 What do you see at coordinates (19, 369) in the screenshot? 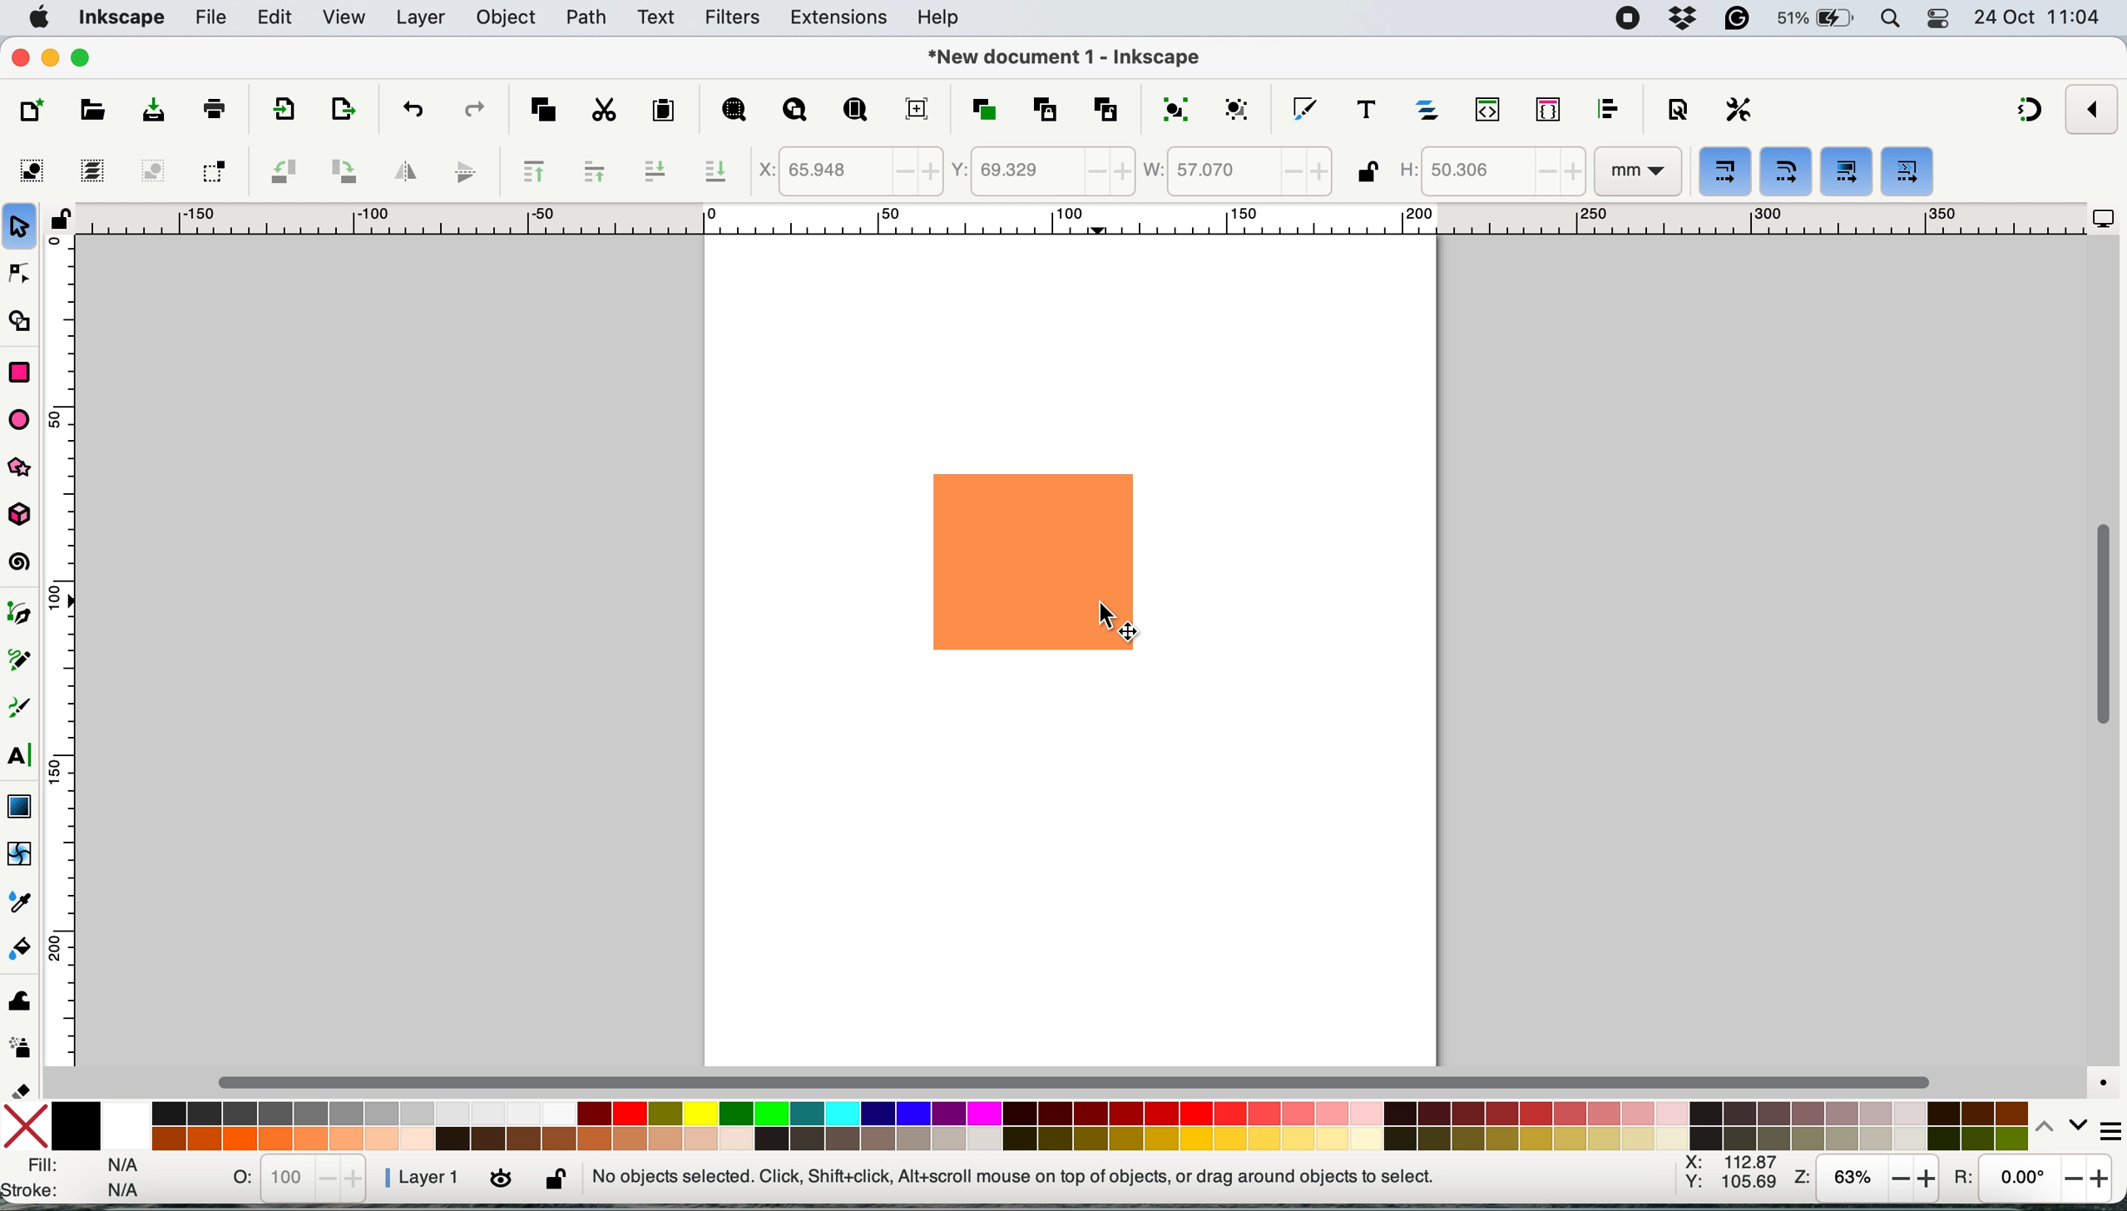
I see `rectangle tool` at bounding box center [19, 369].